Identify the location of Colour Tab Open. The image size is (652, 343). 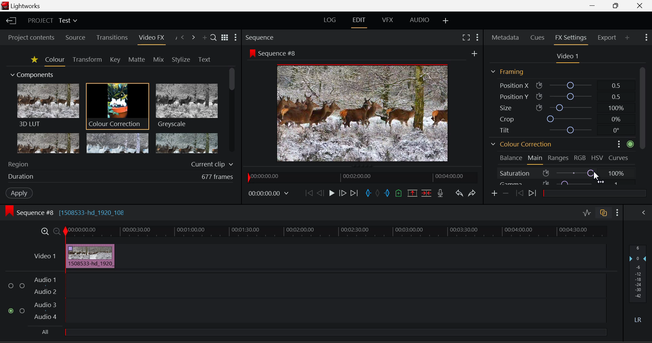
(55, 60).